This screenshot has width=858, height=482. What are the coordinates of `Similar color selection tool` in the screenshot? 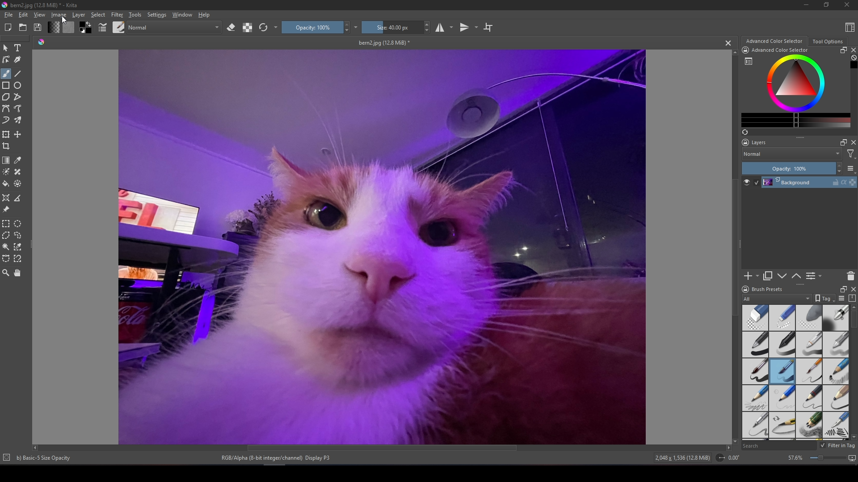 It's located at (18, 246).